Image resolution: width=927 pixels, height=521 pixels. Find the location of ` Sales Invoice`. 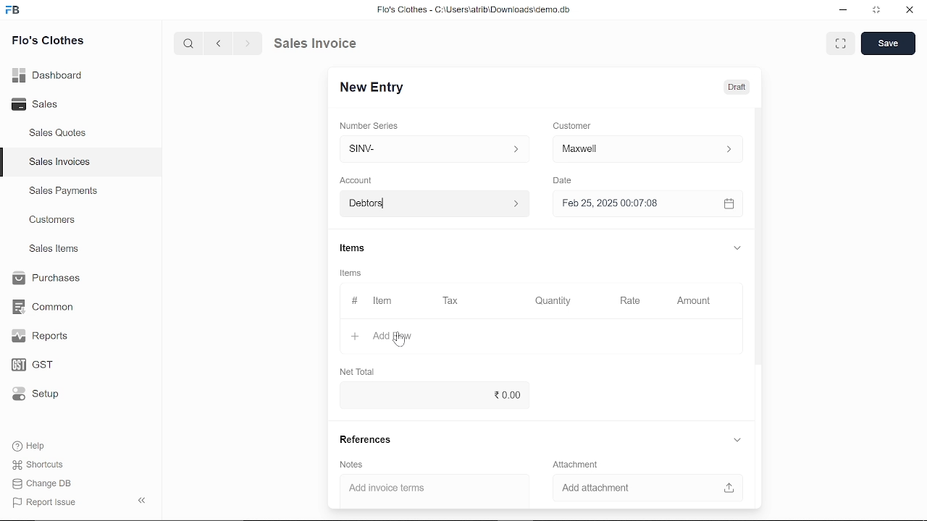

 Sales Invoice is located at coordinates (323, 44).